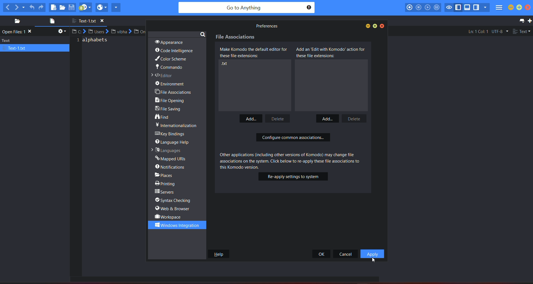 The width and height of the screenshot is (533, 284). I want to click on maximize, so click(520, 7).